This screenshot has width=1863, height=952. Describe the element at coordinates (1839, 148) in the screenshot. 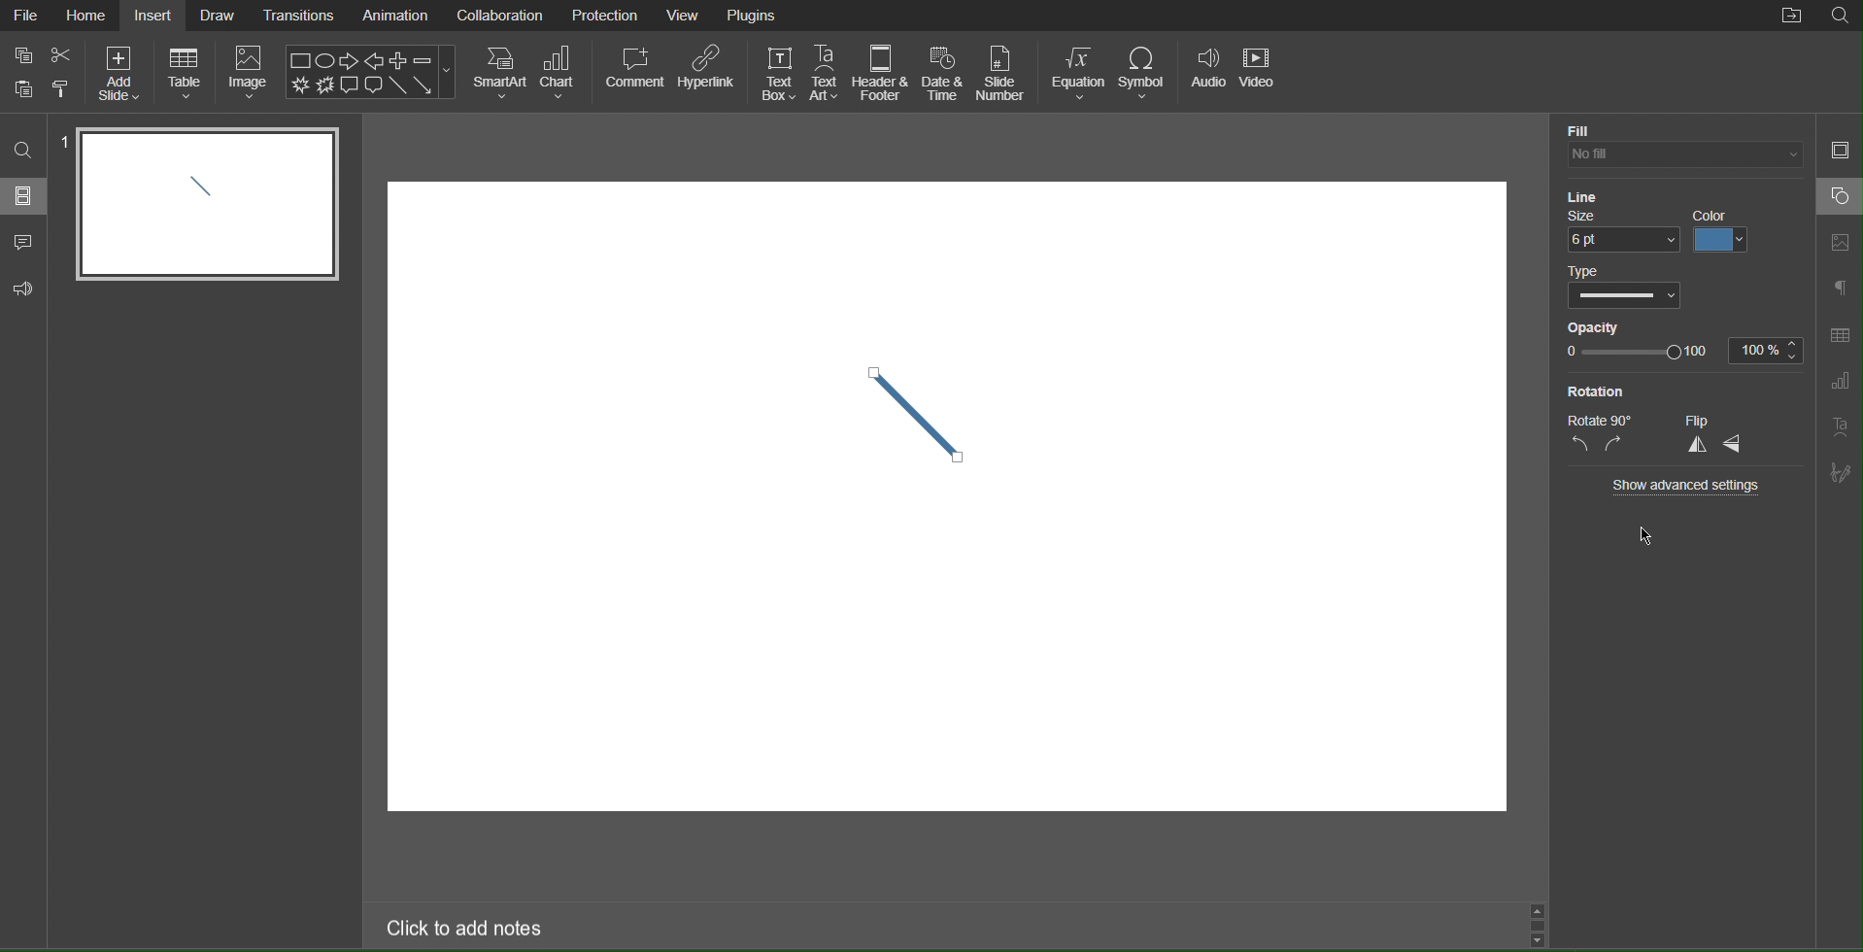

I see `Slide Settings` at that location.